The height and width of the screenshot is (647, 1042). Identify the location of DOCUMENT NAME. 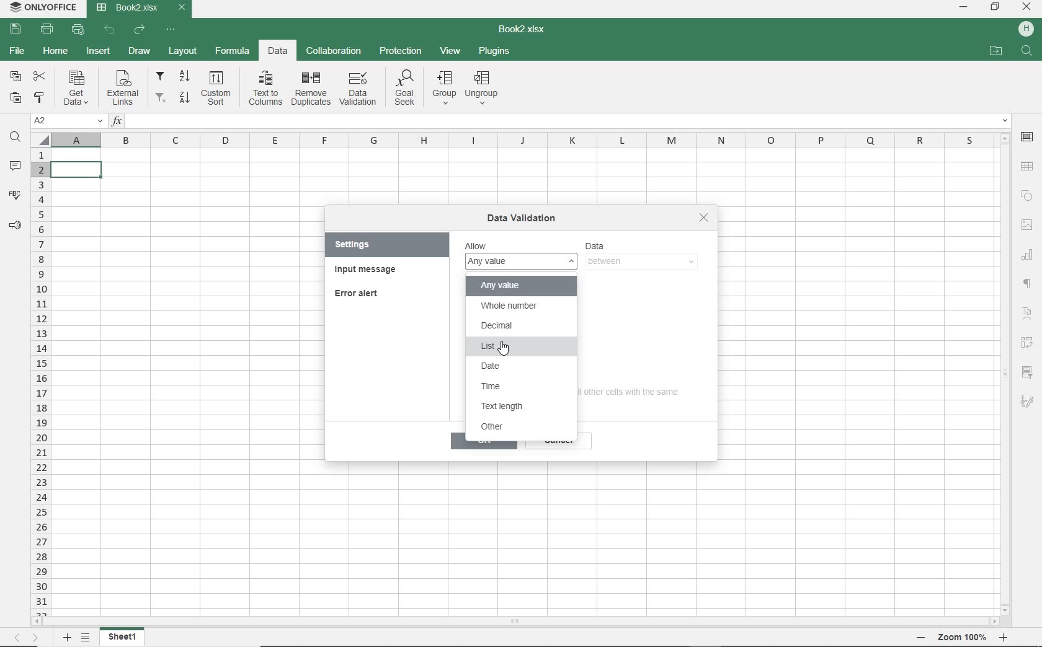
(522, 29).